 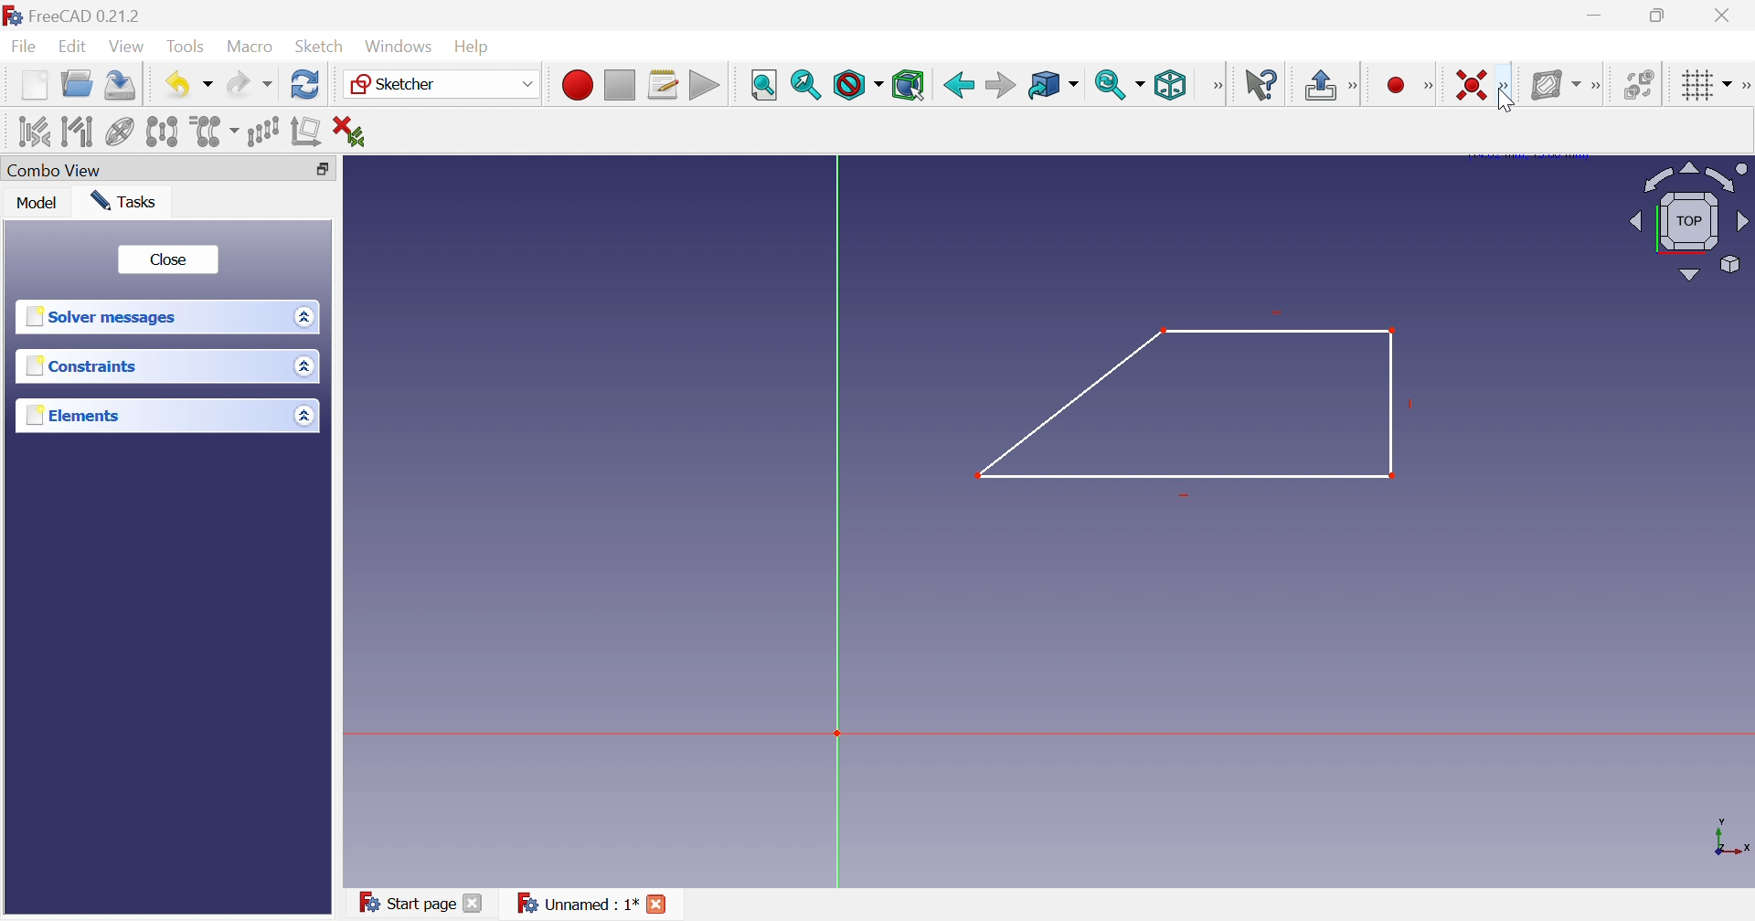 What do you see at coordinates (80, 87) in the screenshot?
I see `Open` at bounding box center [80, 87].